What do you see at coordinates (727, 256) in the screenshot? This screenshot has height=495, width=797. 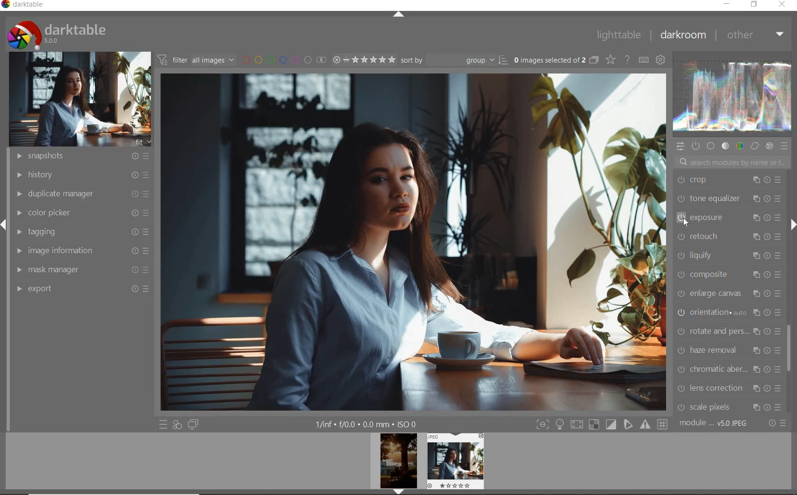 I see `LIQUIFY` at bounding box center [727, 256].